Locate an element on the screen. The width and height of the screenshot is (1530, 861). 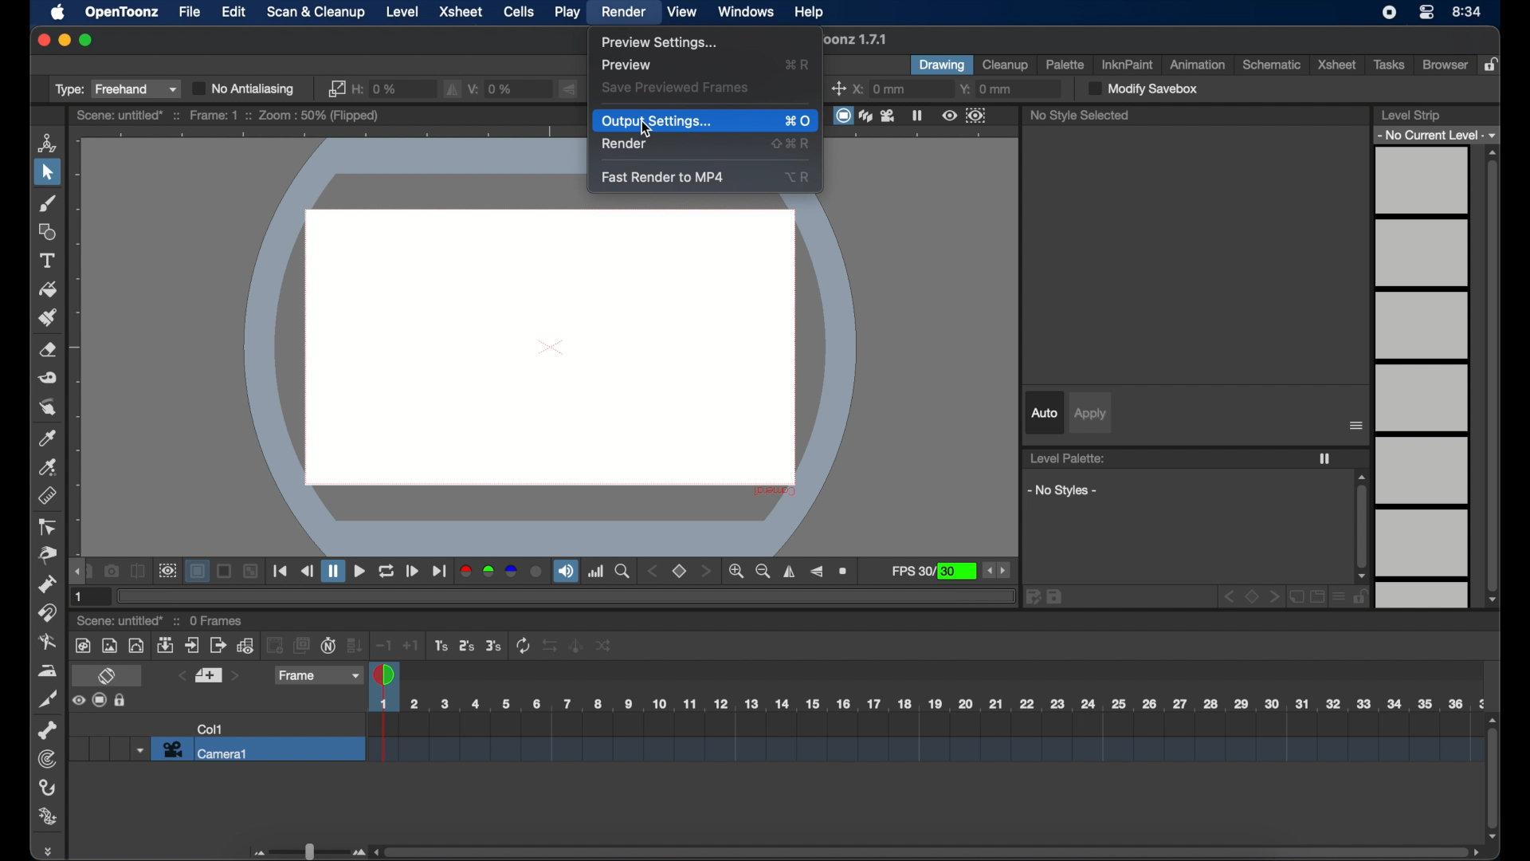
minimize is located at coordinates (63, 40).